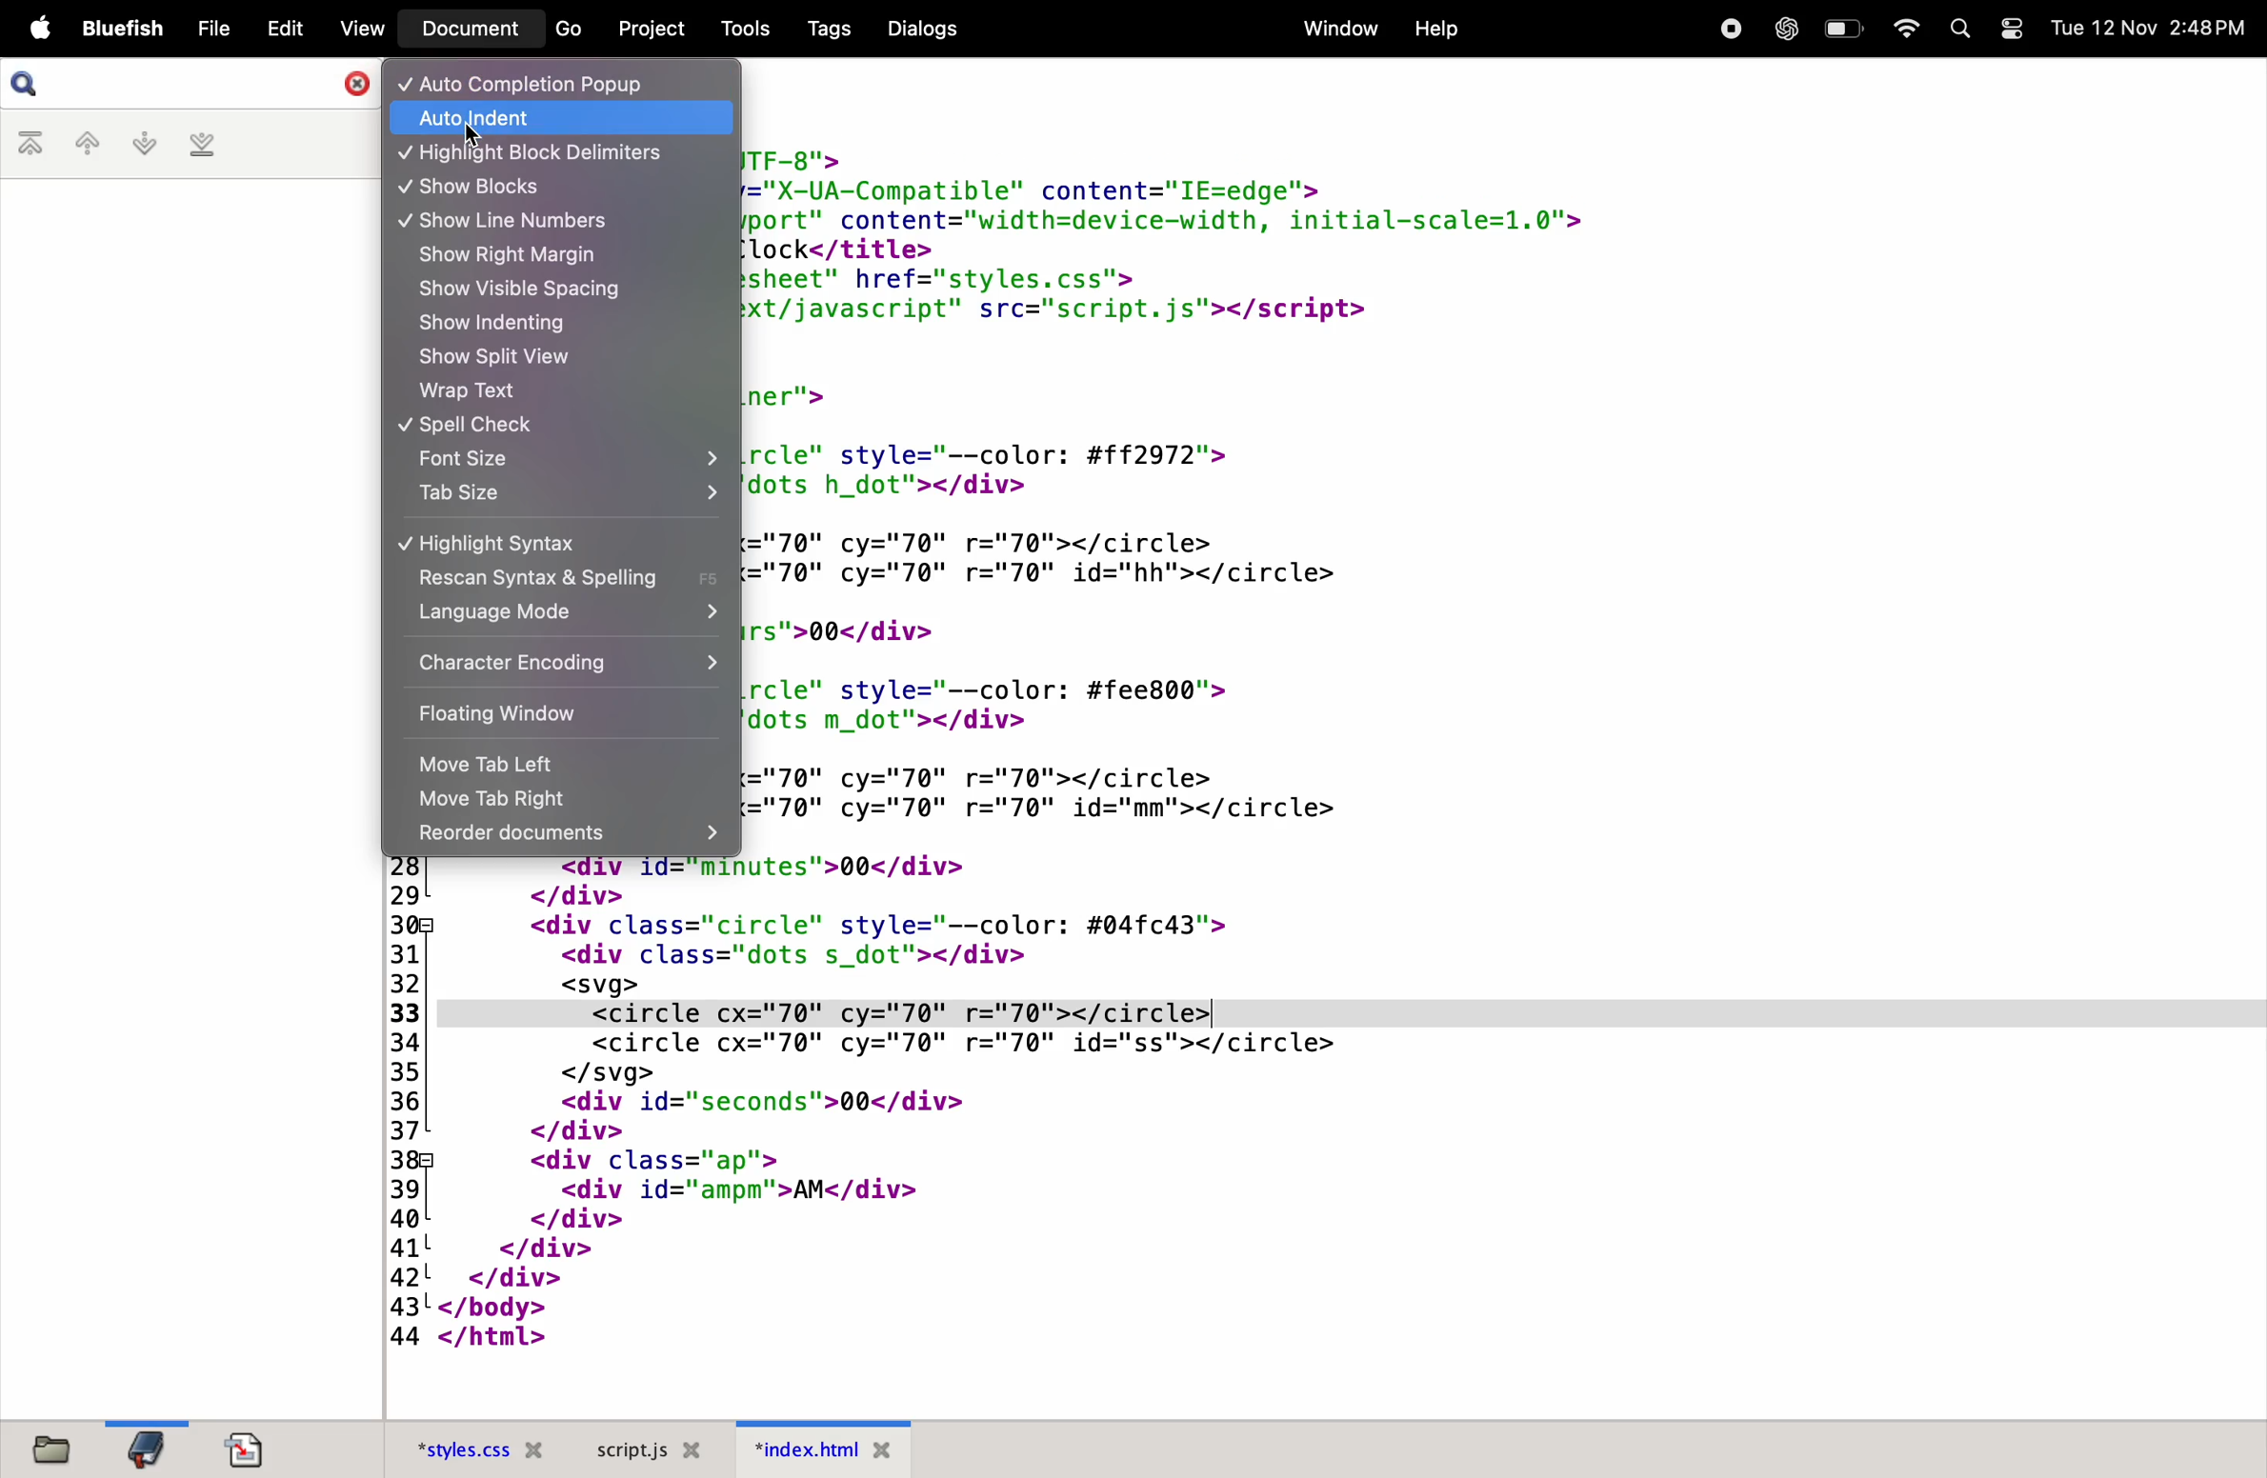 This screenshot has height=1478, width=2267. Describe the element at coordinates (1438, 27) in the screenshot. I see `help` at that location.